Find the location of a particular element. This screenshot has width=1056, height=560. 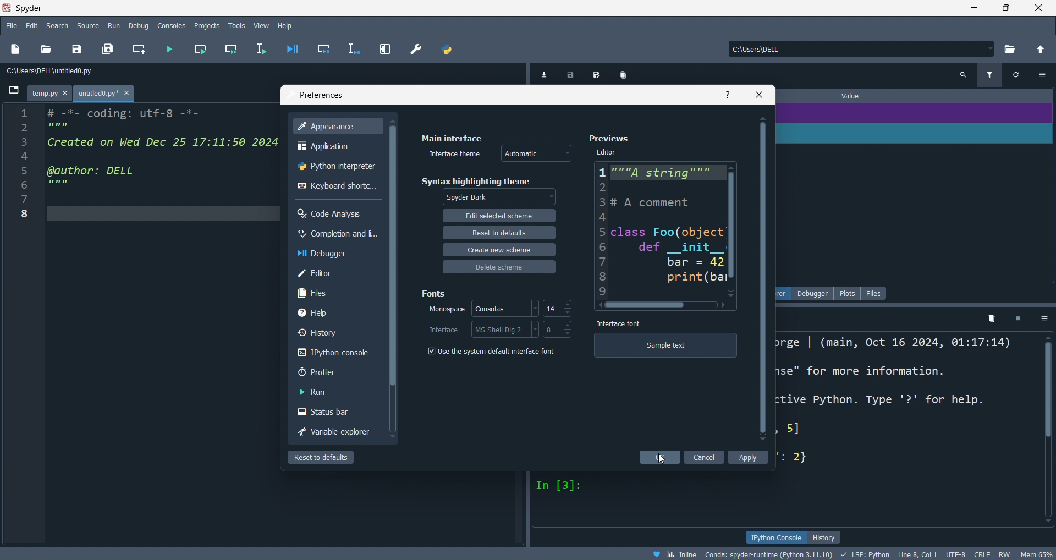

import data is located at coordinates (547, 73).